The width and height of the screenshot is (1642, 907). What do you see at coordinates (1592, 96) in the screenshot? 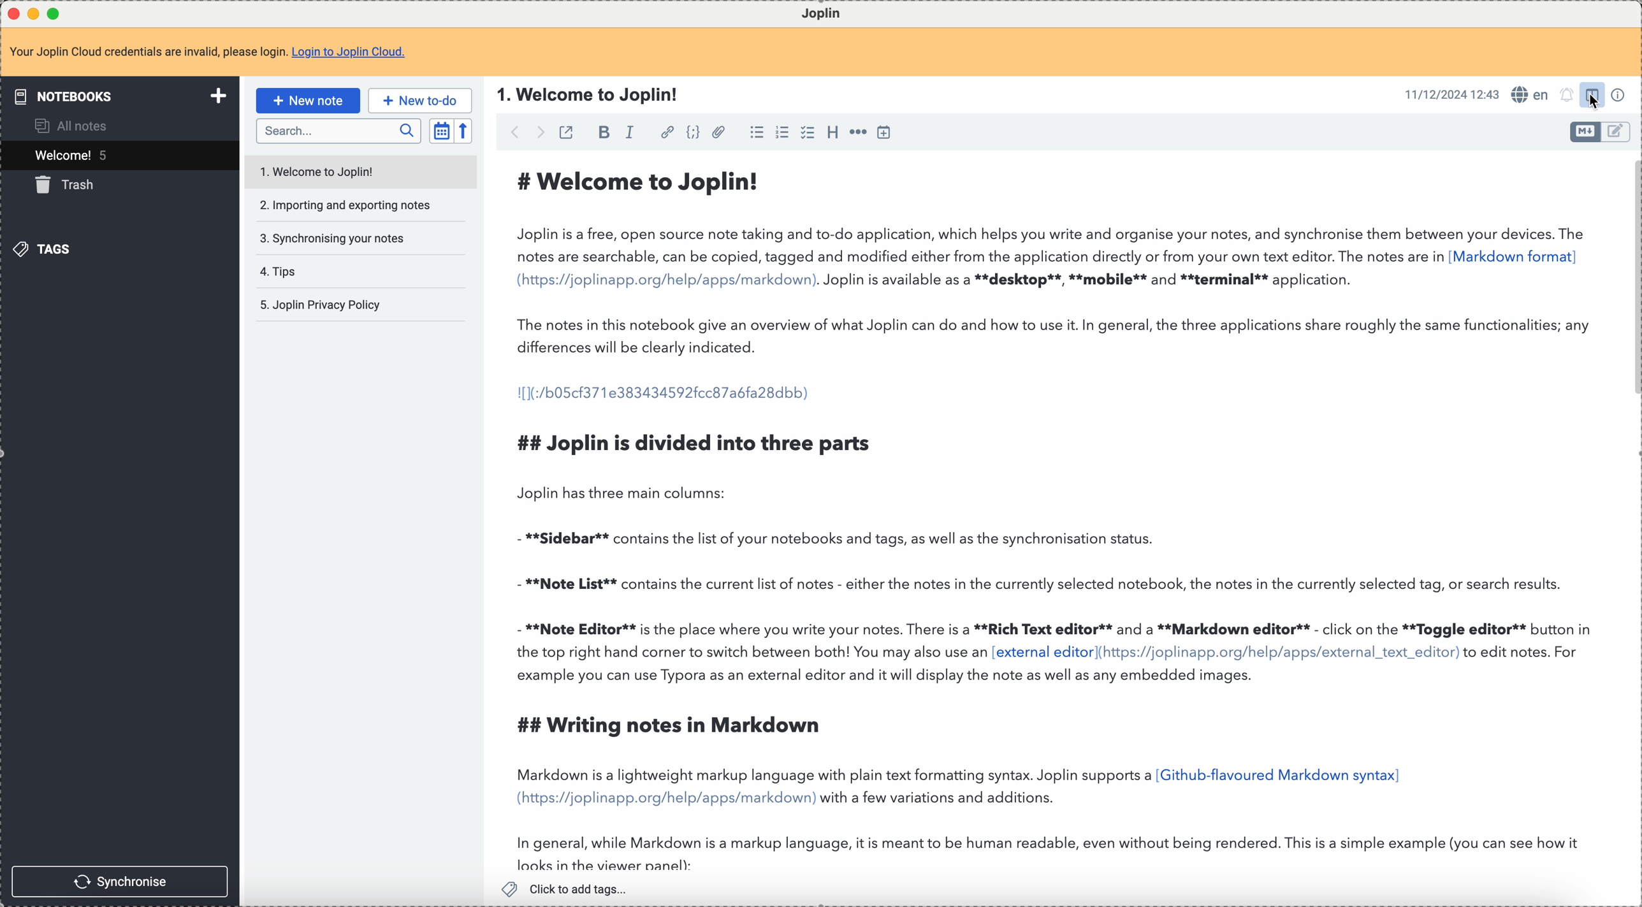
I see `click on toggle editor layout` at bounding box center [1592, 96].